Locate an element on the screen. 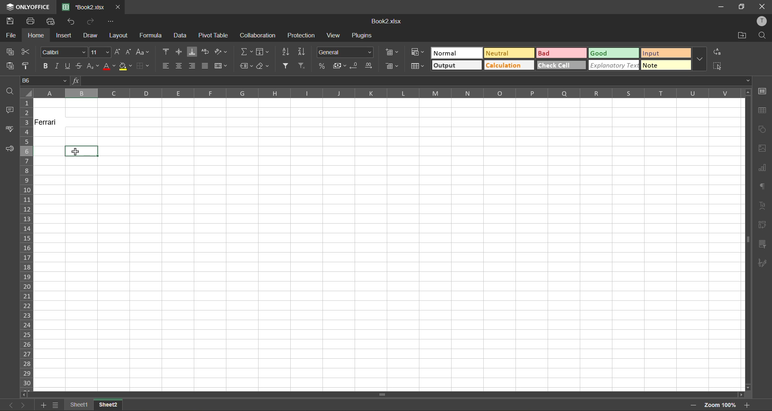 The height and width of the screenshot is (411, 772). sort descending is located at coordinates (304, 52).